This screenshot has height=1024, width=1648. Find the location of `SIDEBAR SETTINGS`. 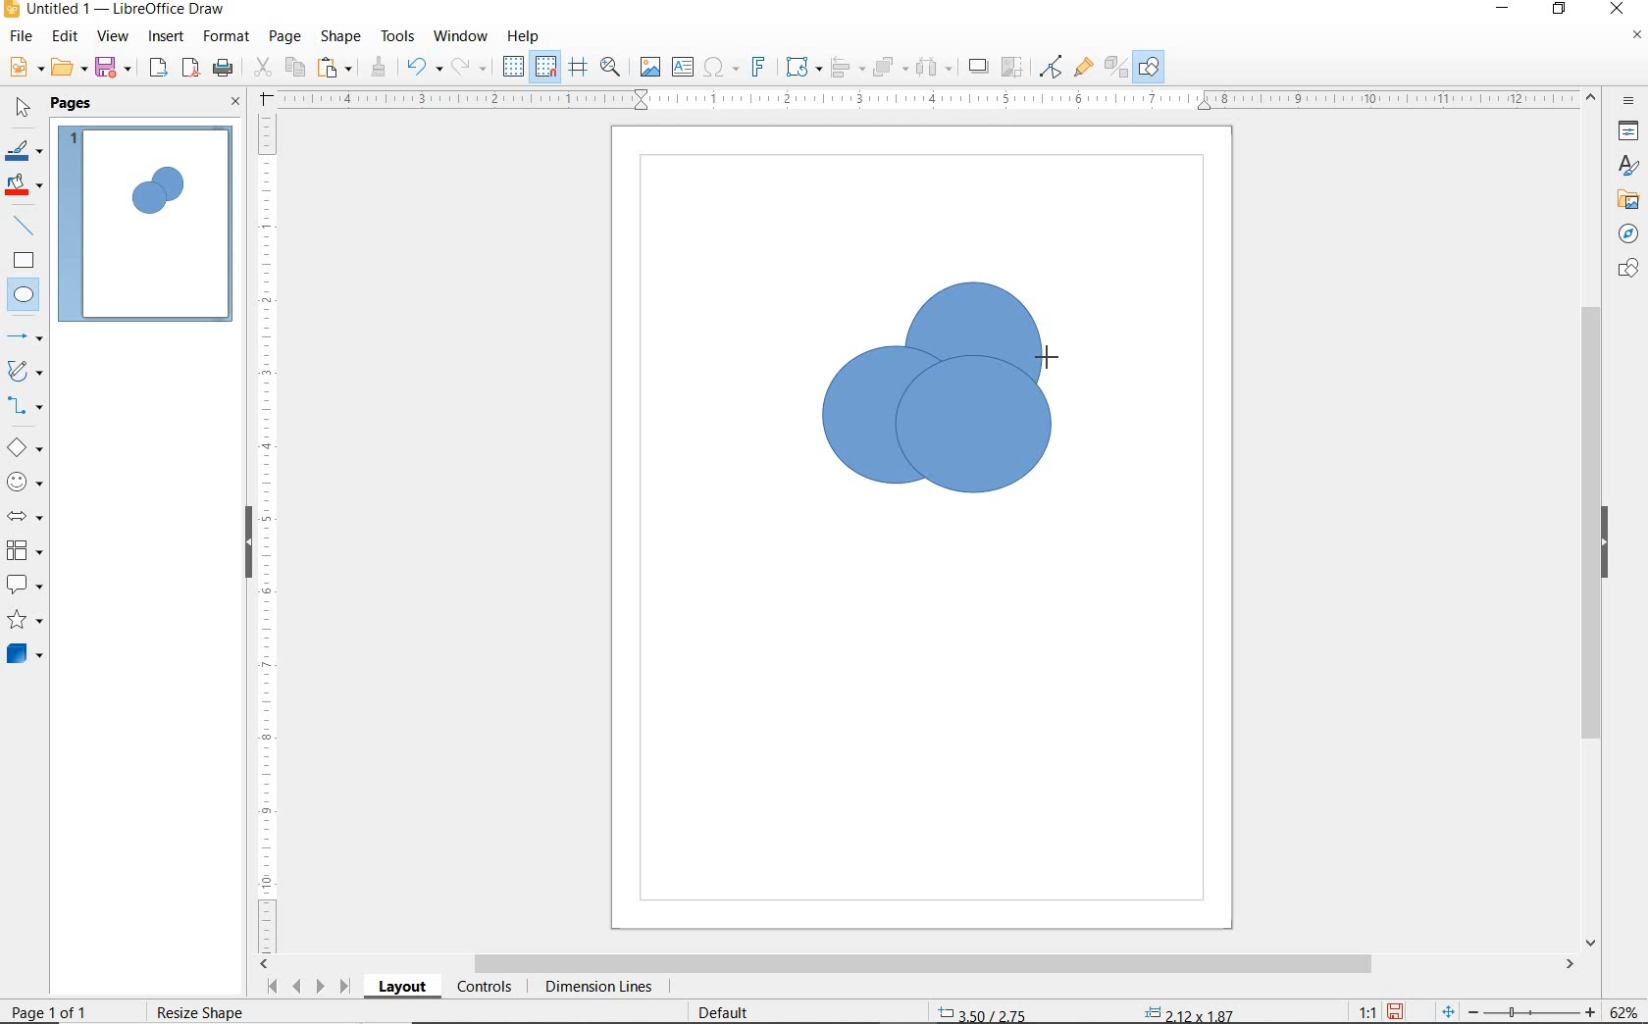

SIDEBAR SETTINGS is located at coordinates (1629, 102).